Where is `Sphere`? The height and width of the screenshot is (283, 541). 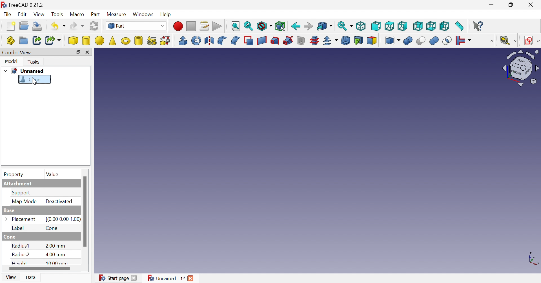
Sphere is located at coordinates (99, 40).